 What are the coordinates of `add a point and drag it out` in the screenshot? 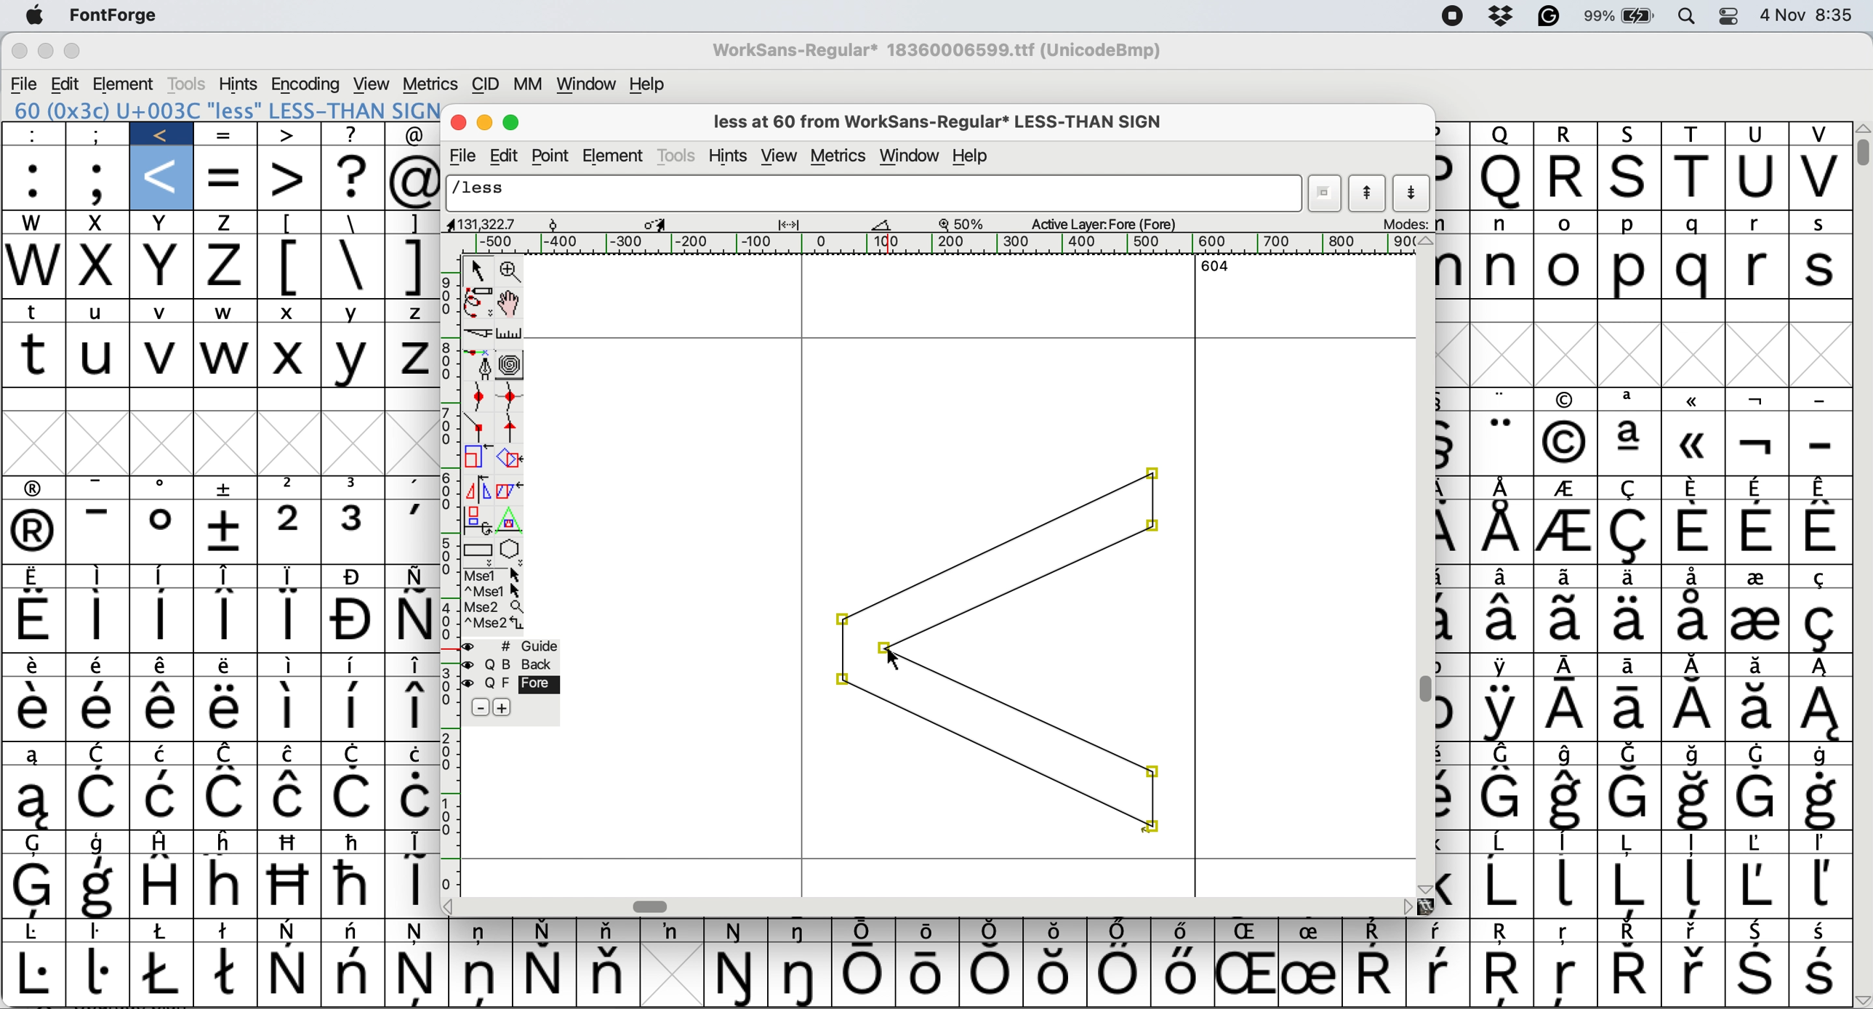 It's located at (480, 364).